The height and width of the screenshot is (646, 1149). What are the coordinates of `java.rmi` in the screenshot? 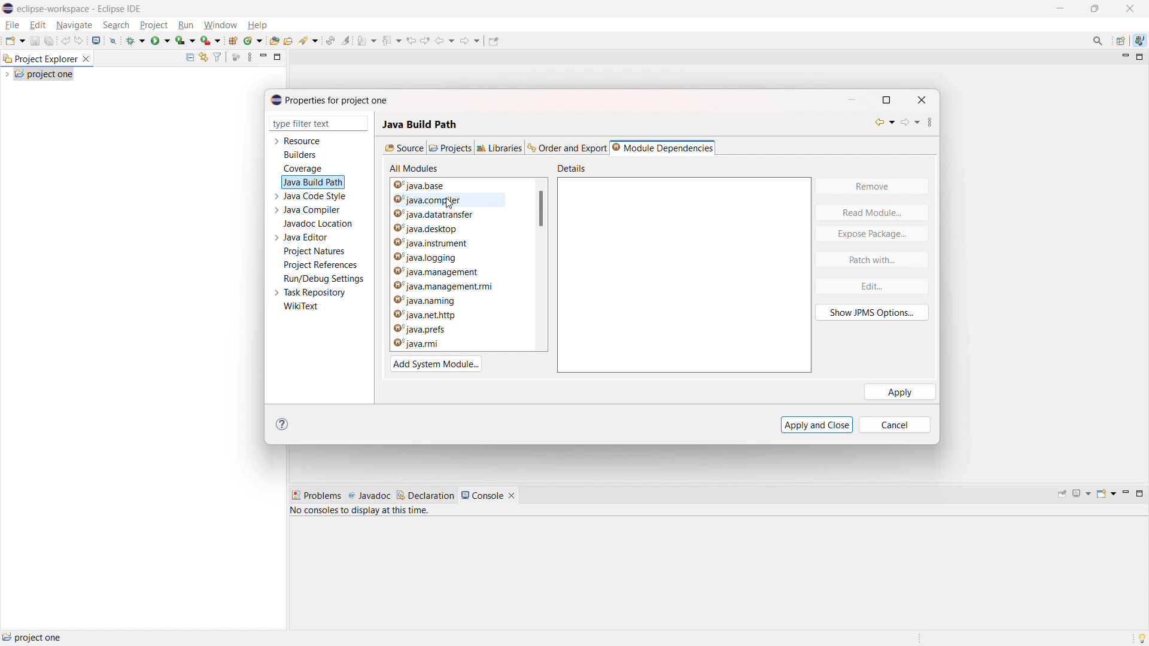 It's located at (439, 344).